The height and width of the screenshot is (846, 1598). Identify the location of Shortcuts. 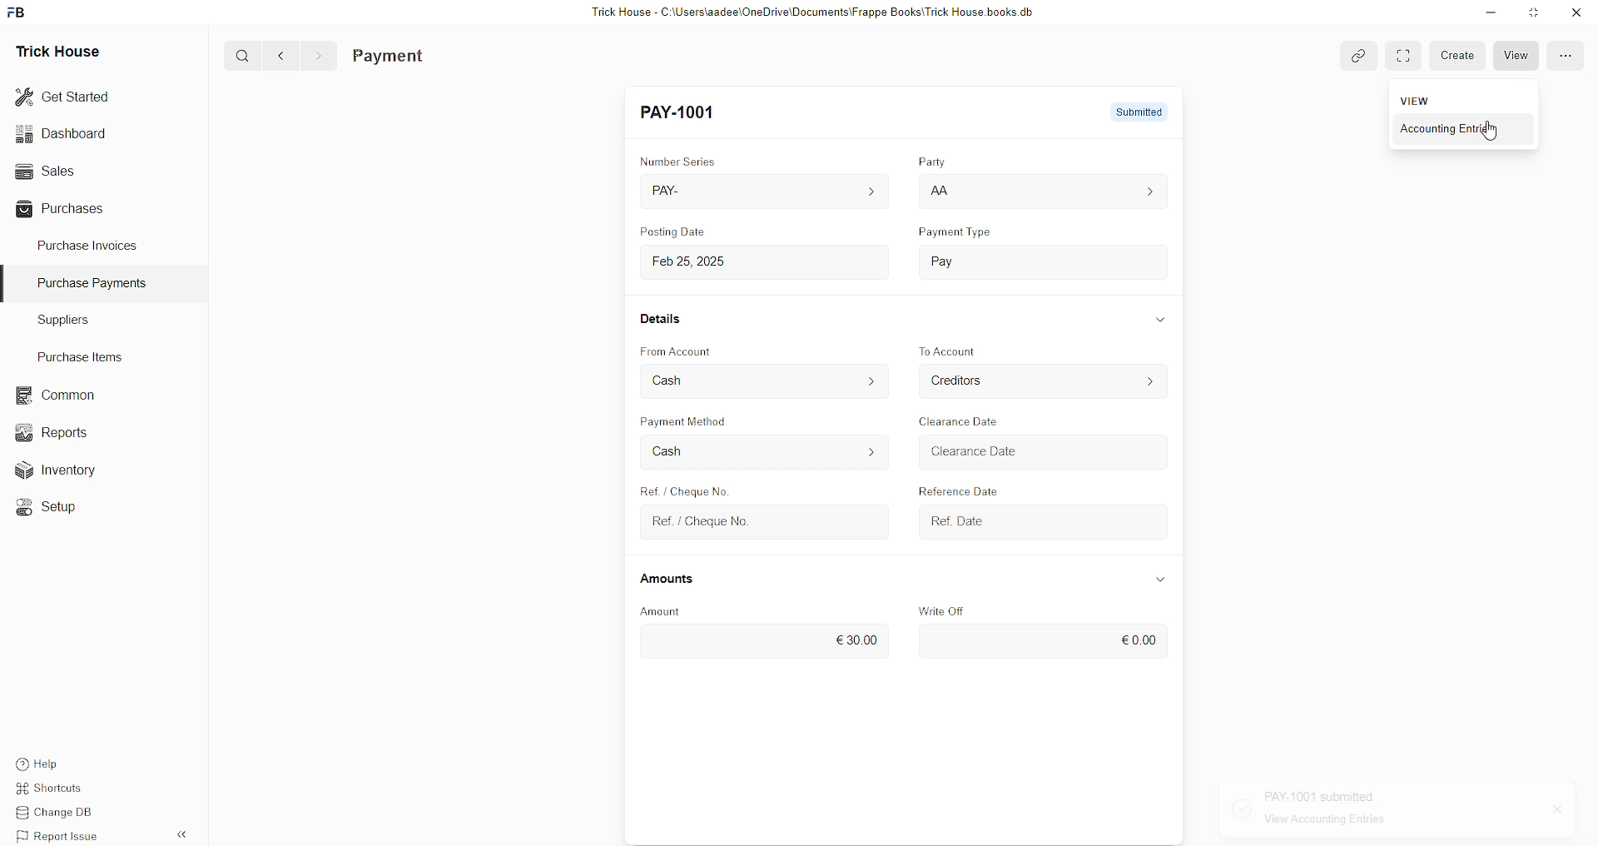
(59, 790).